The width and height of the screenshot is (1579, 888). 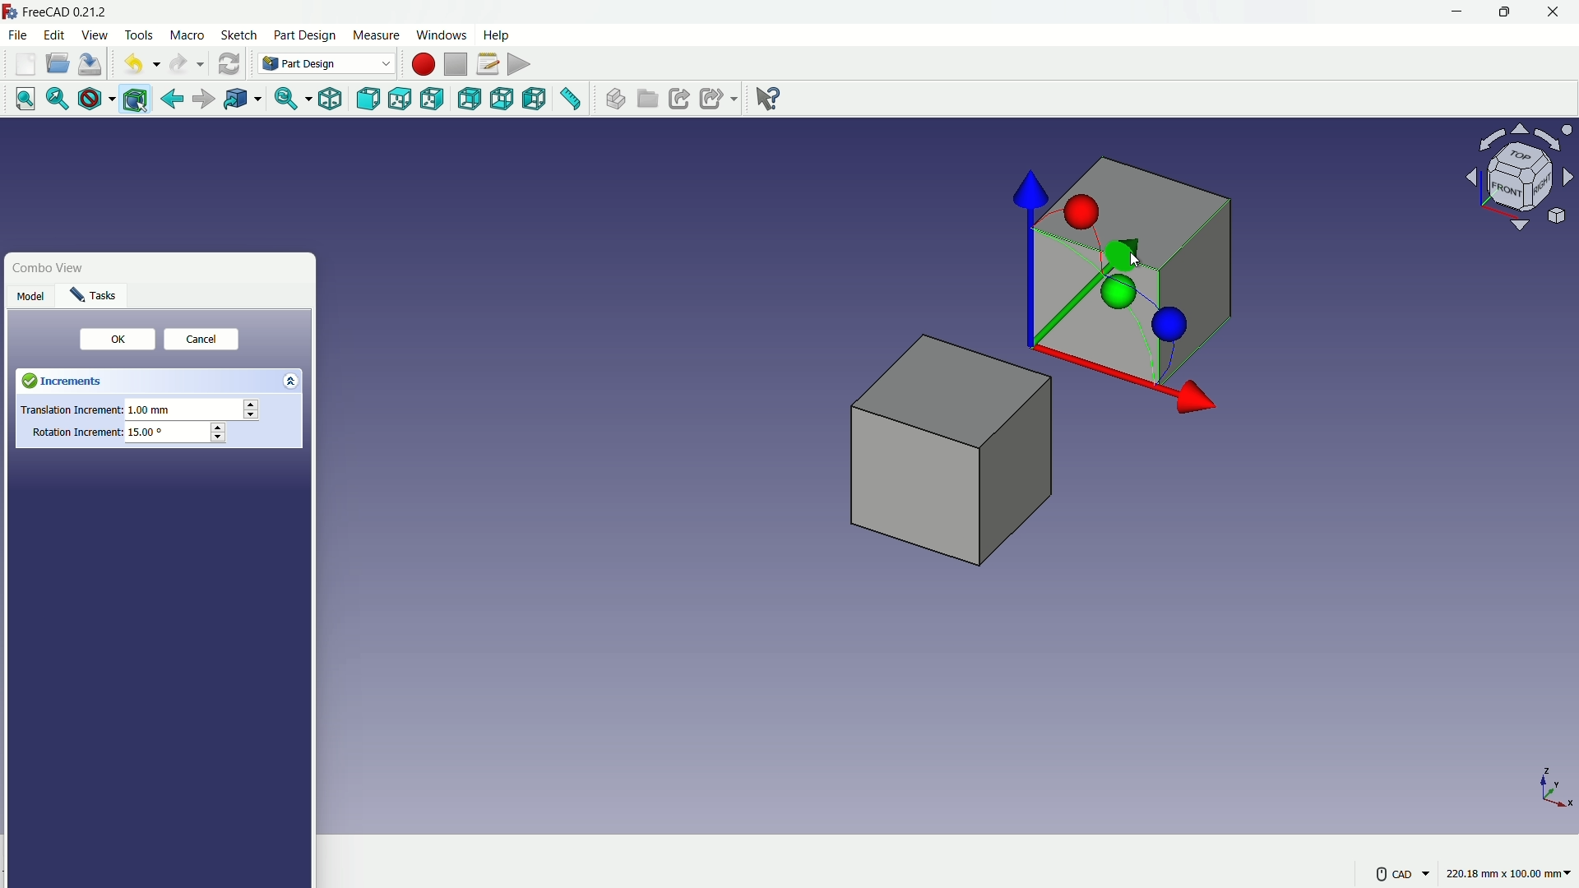 What do you see at coordinates (1401, 872) in the screenshot?
I see `CAD` at bounding box center [1401, 872].